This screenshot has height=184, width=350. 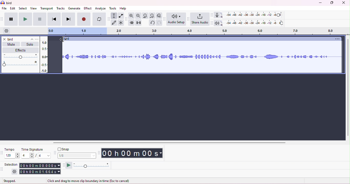 I want to click on record meter, so click(x=217, y=15).